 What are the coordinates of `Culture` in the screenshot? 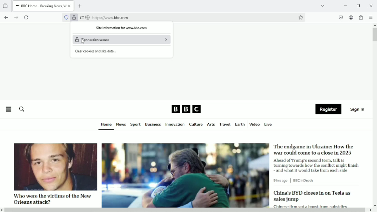 It's located at (196, 125).